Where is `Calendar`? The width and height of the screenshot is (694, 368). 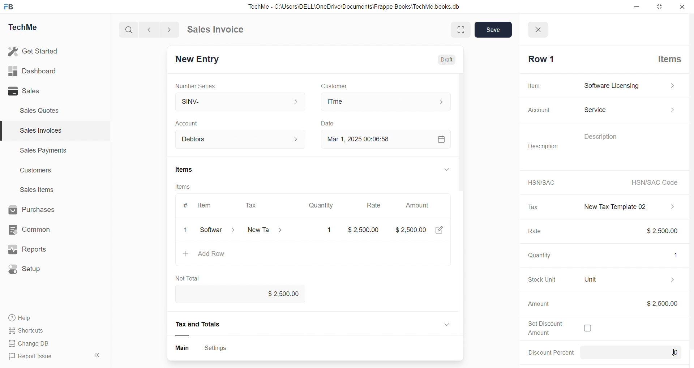 Calendar is located at coordinates (439, 141).